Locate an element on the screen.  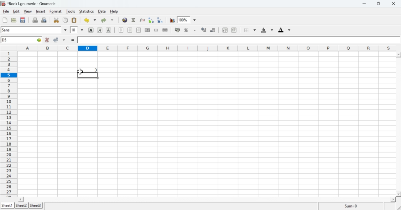
Insert hyperlink is located at coordinates (125, 20).